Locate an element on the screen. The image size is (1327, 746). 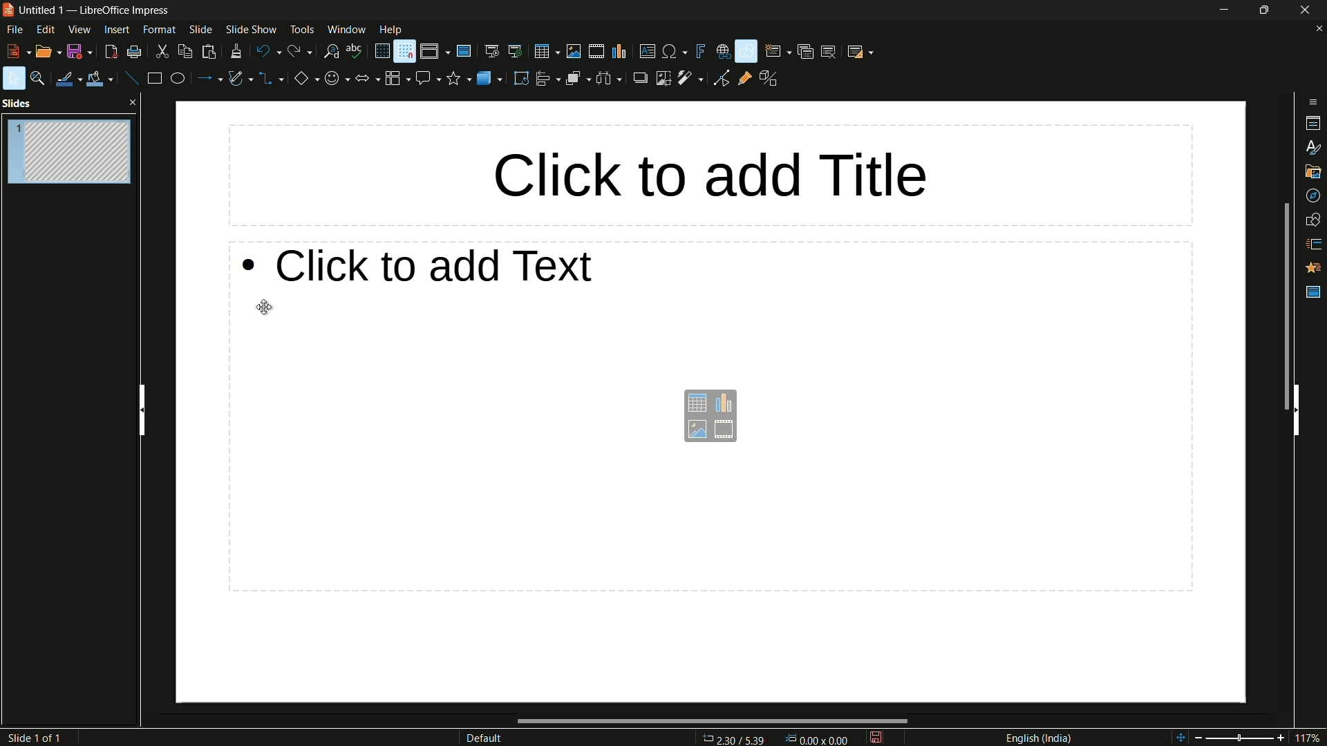
delete slide is located at coordinates (828, 50).